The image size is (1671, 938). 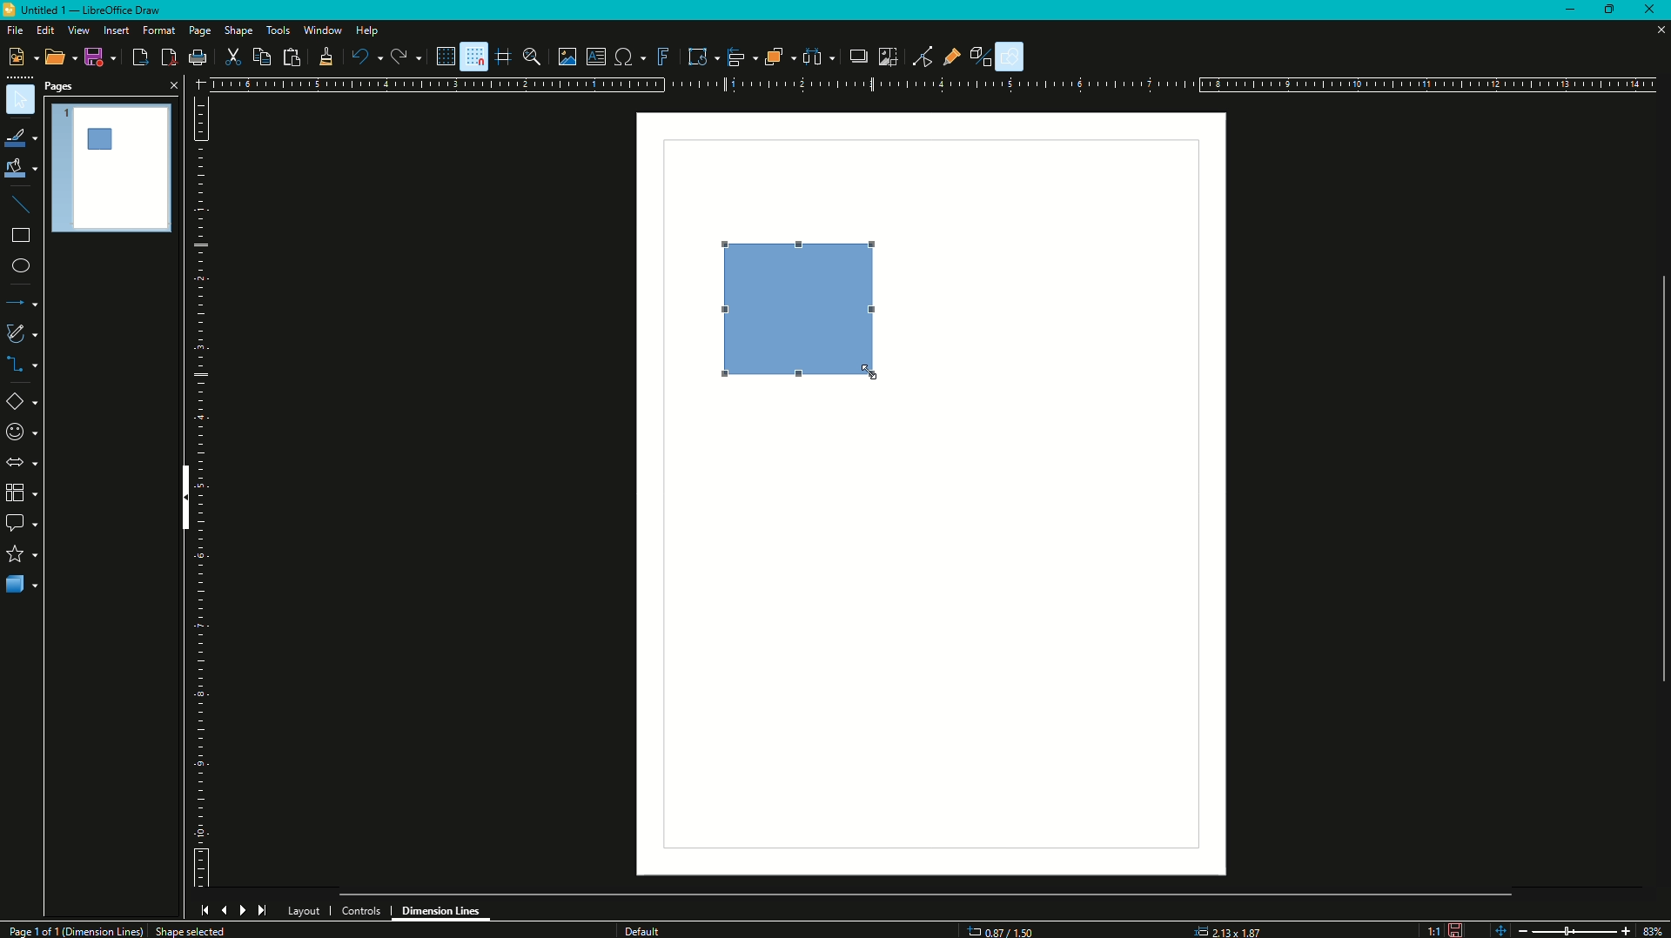 I want to click on Not saved, so click(x=1455, y=928).